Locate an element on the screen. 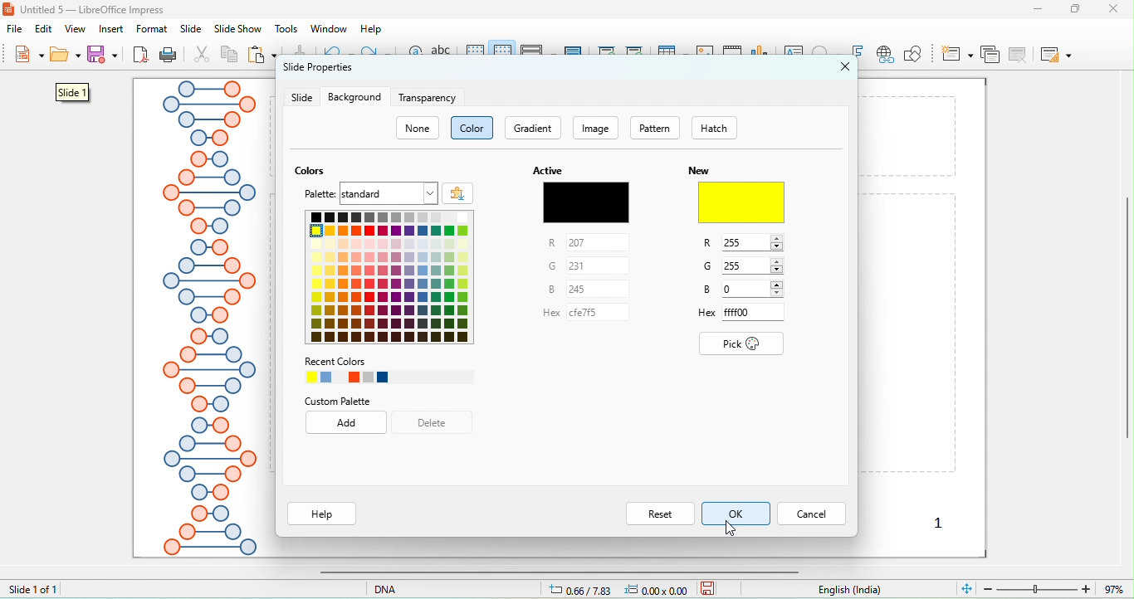  help is located at coordinates (372, 29).